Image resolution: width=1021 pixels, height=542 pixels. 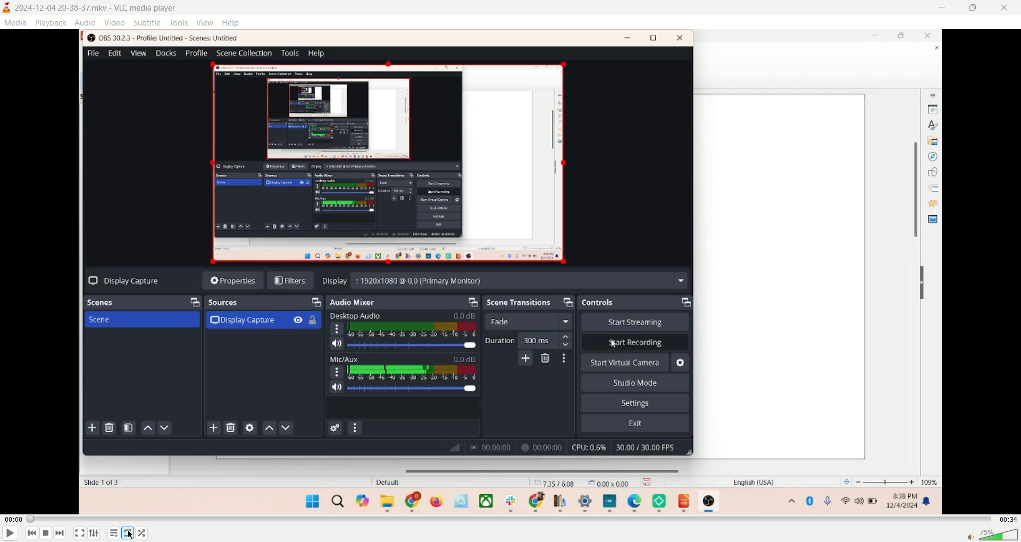 What do you see at coordinates (1006, 7) in the screenshot?
I see `close` at bounding box center [1006, 7].